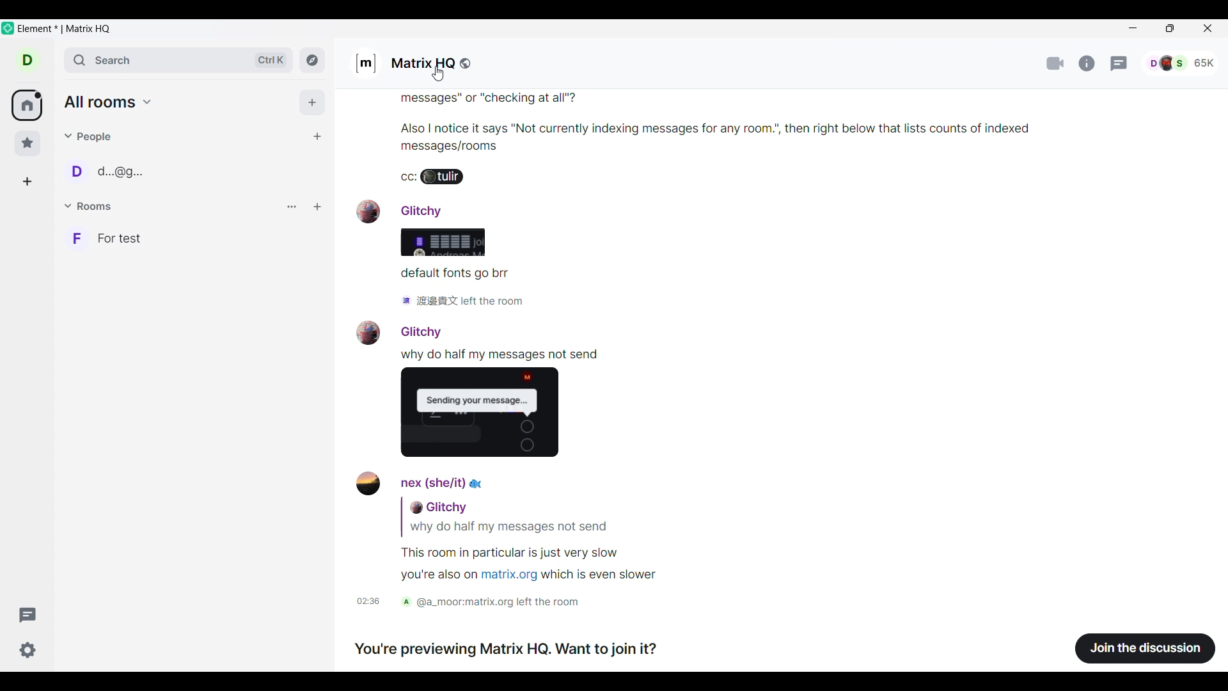 Image resolution: width=1228 pixels, height=691 pixels. I want to click on Threads, so click(28, 615).